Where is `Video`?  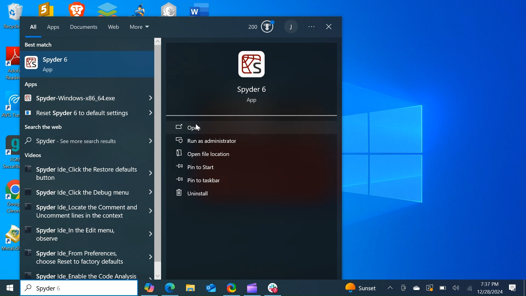
Video is located at coordinates (87, 257).